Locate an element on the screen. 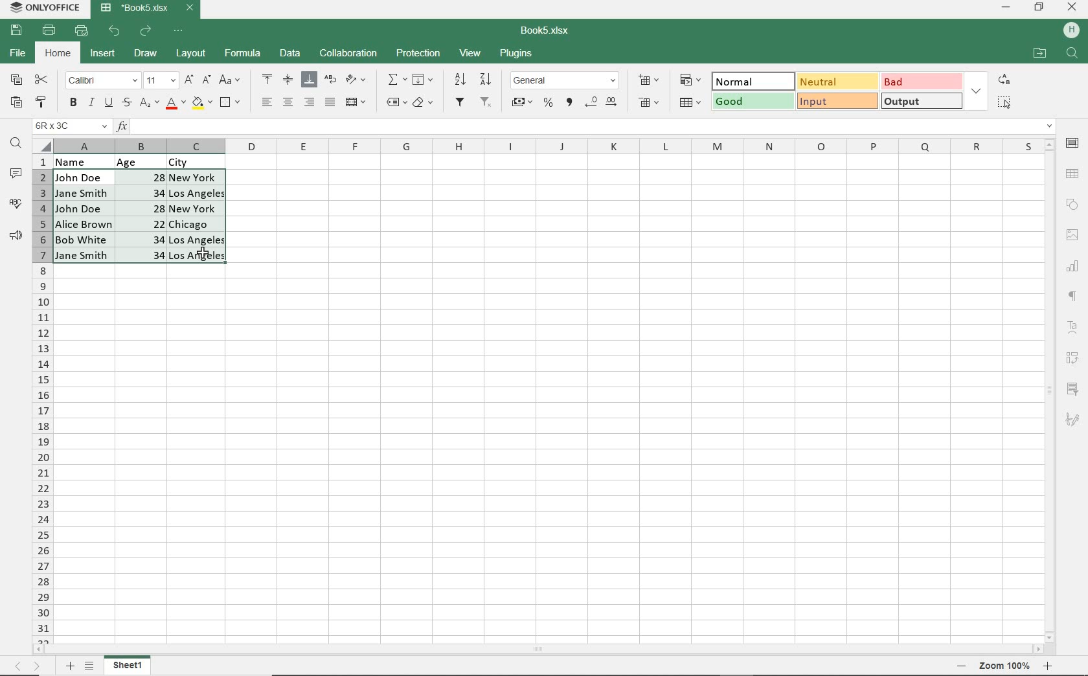  WRAP TEXT is located at coordinates (331, 81).